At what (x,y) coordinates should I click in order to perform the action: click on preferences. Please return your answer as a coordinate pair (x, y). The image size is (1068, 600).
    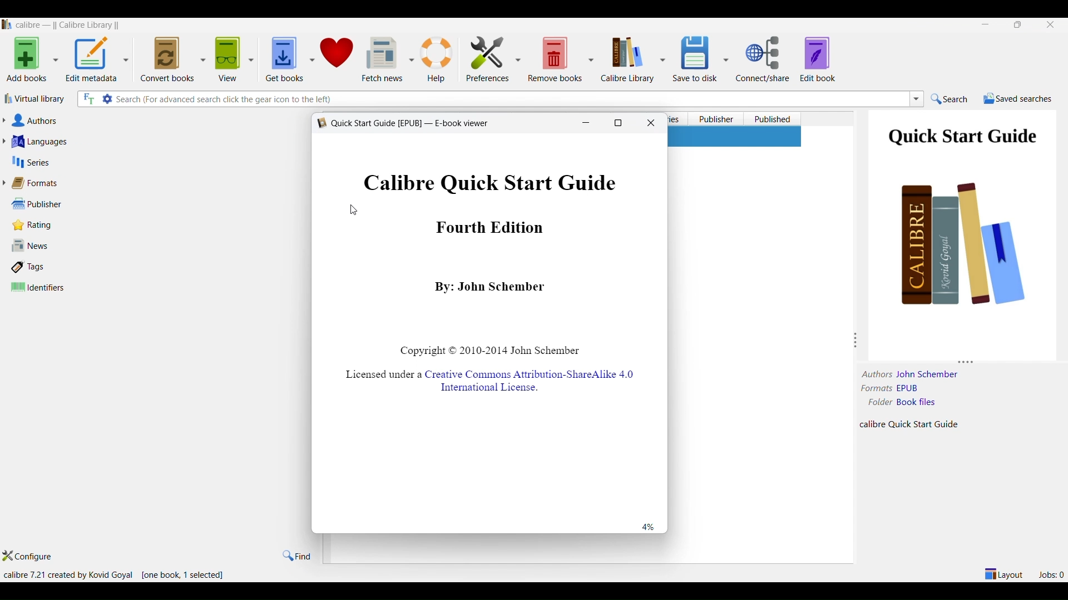
    Looking at the image, I should click on (488, 59).